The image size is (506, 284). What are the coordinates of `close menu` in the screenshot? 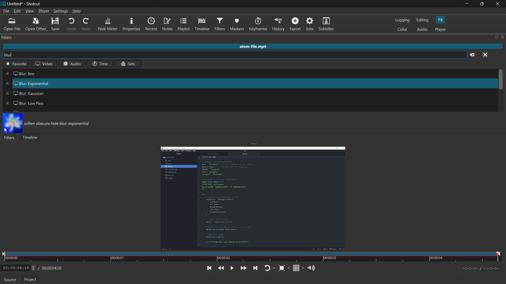 It's located at (486, 55).